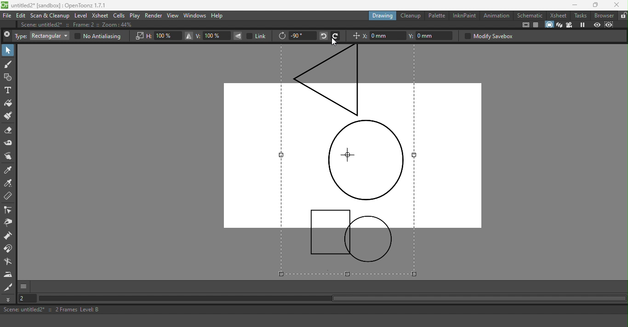 This screenshot has width=628, height=327. Describe the element at coordinates (8, 65) in the screenshot. I see `Brush tool` at that location.